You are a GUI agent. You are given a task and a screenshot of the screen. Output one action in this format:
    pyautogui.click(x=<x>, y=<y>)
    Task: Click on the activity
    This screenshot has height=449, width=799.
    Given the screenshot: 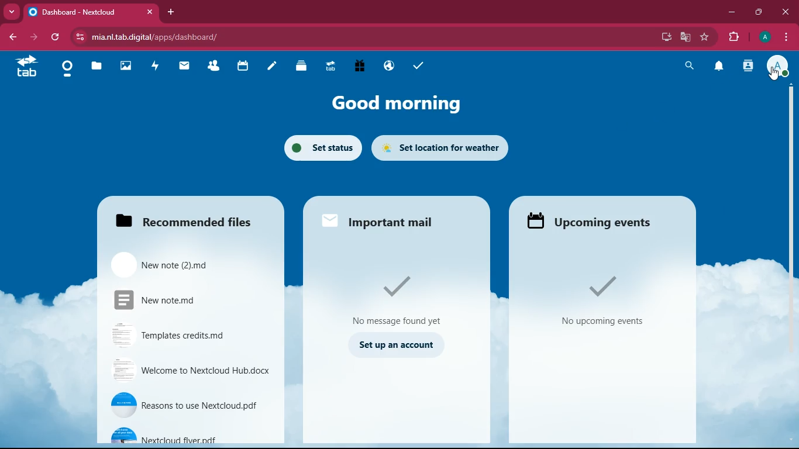 What is the action you would take?
    pyautogui.click(x=156, y=67)
    